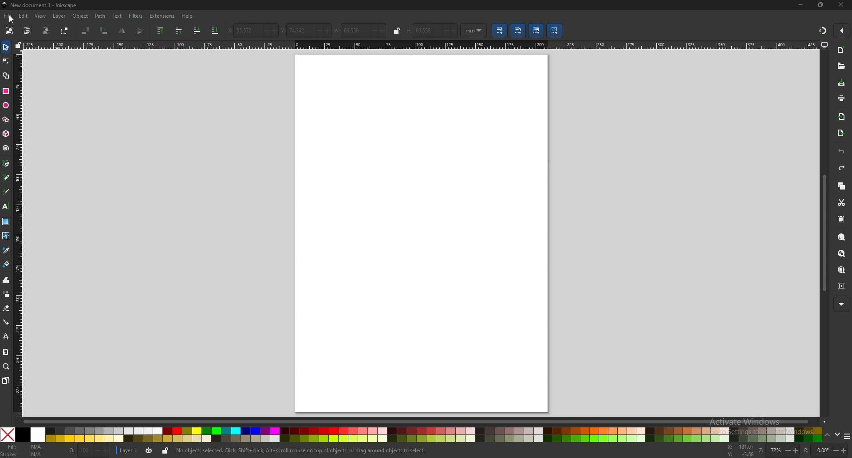 This screenshot has width=852, height=458. I want to click on stroke, so click(22, 454).